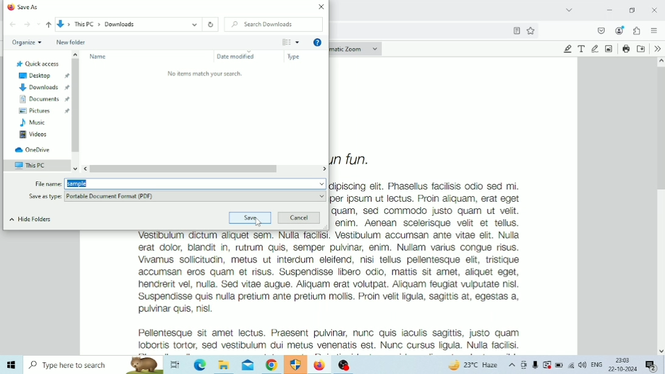 The image size is (665, 374). I want to click on No items match your search, so click(205, 73).